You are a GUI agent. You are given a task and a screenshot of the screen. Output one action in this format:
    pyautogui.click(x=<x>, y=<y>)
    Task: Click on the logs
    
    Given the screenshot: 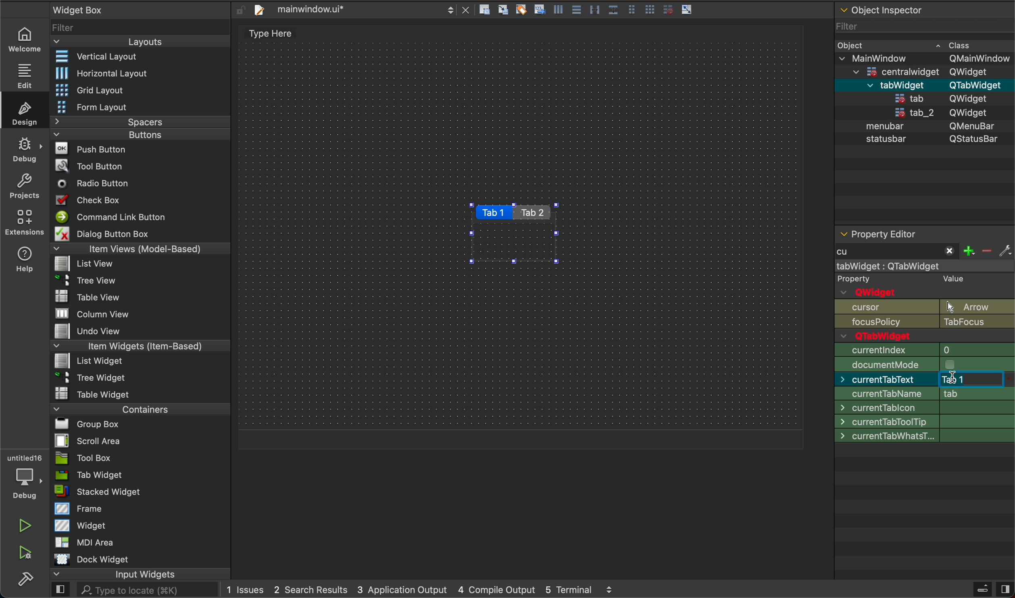 What is the action you would take?
    pyautogui.click(x=423, y=589)
    